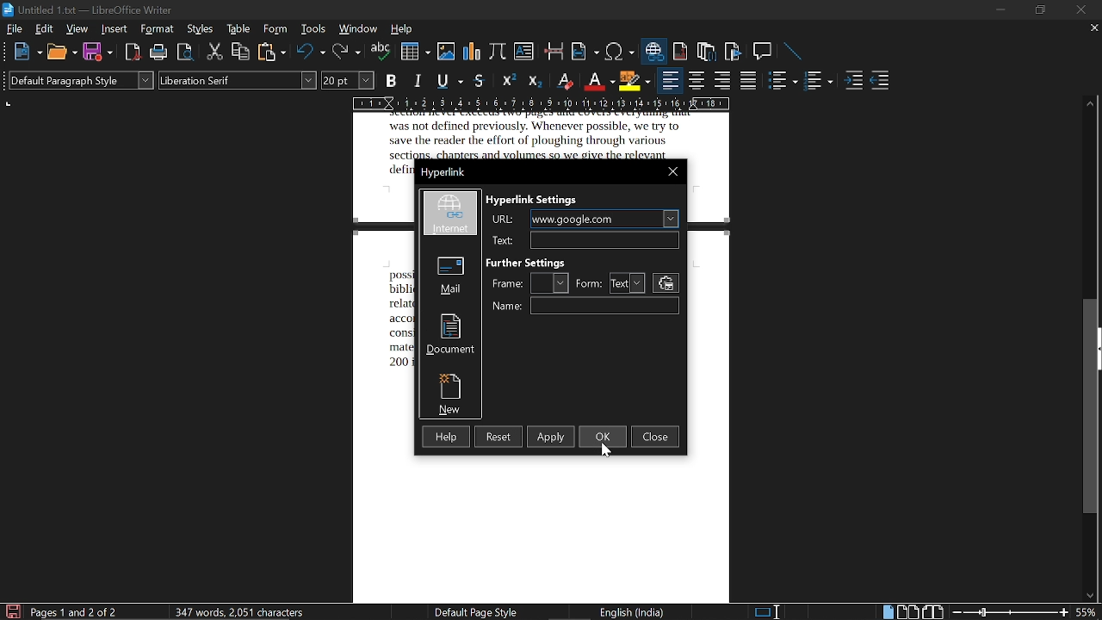 Image resolution: width=1102 pixels, height=620 pixels. I want to click on close, so click(1078, 9).